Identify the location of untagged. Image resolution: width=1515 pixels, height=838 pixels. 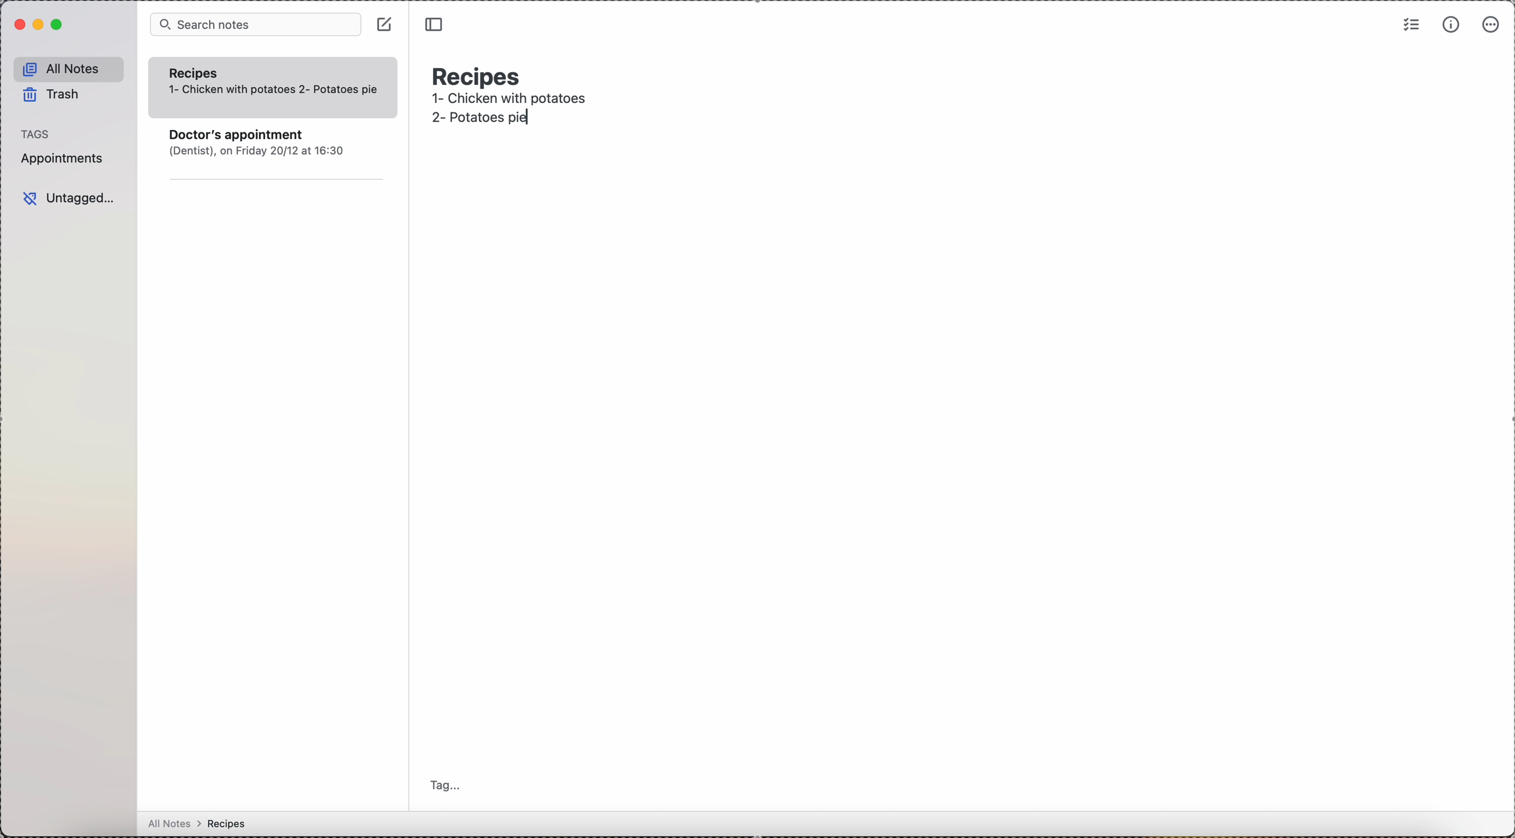
(66, 198).